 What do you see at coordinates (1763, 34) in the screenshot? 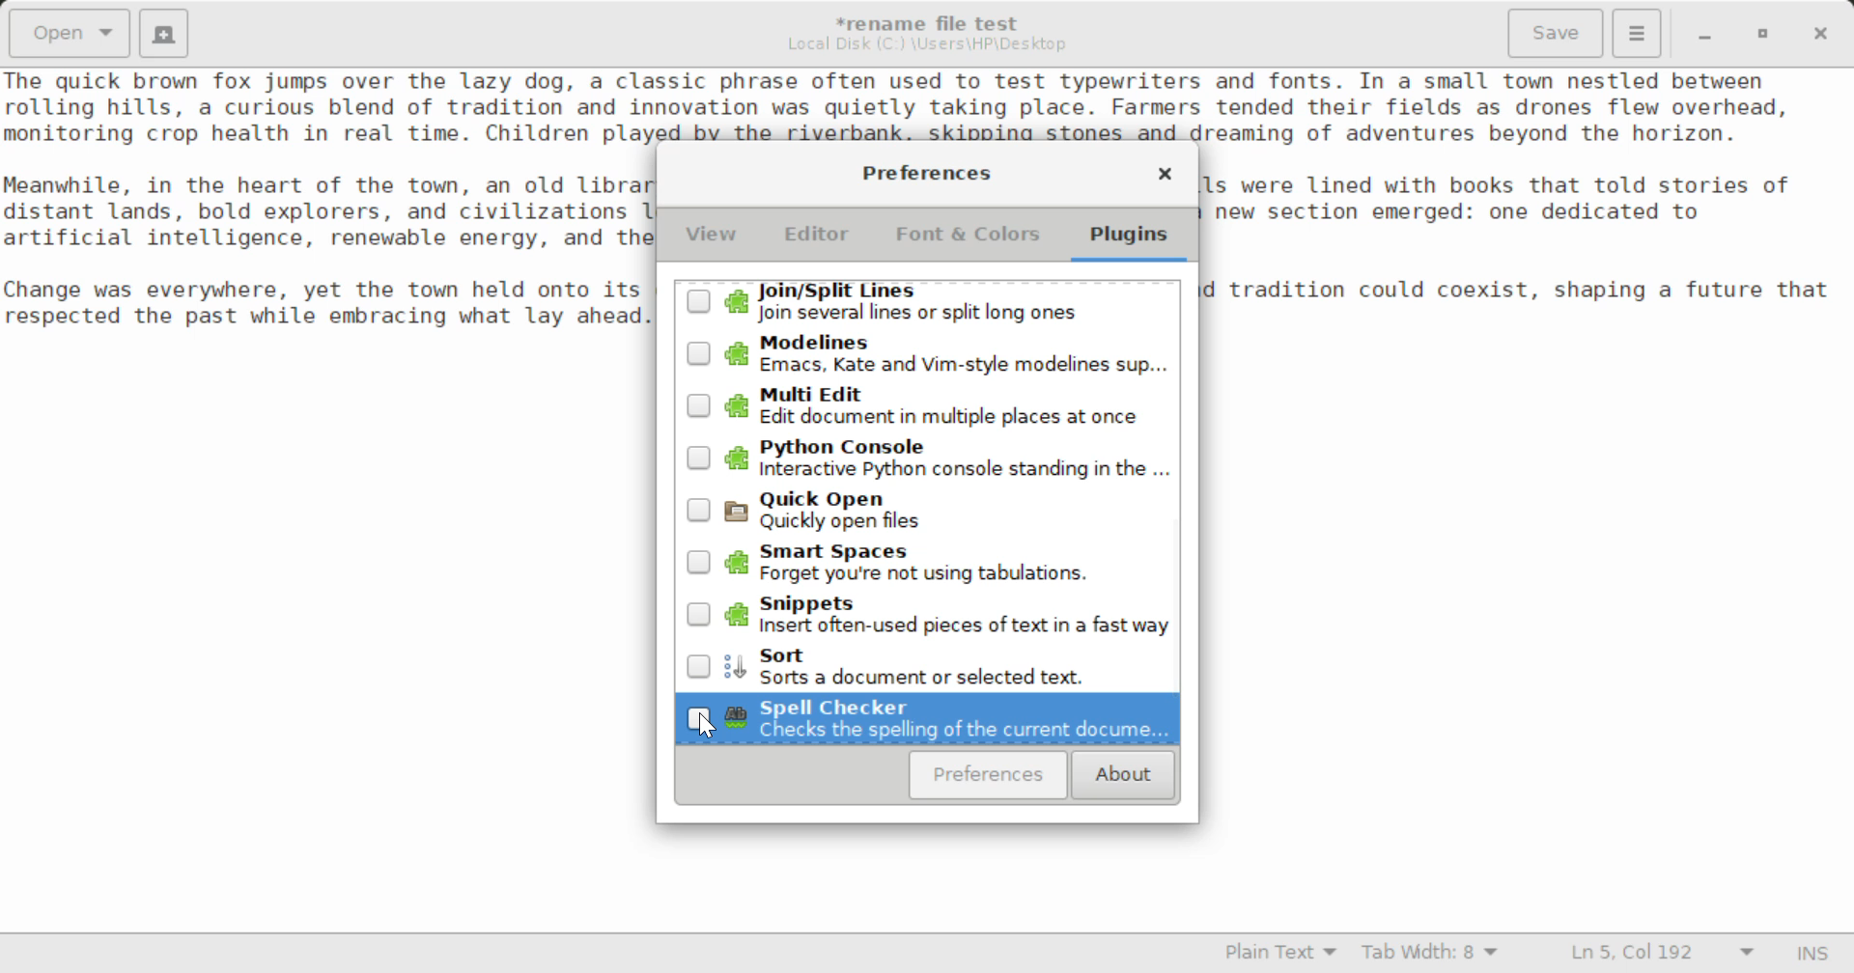
I see `Minimize` at bounding box center [1763, 34].